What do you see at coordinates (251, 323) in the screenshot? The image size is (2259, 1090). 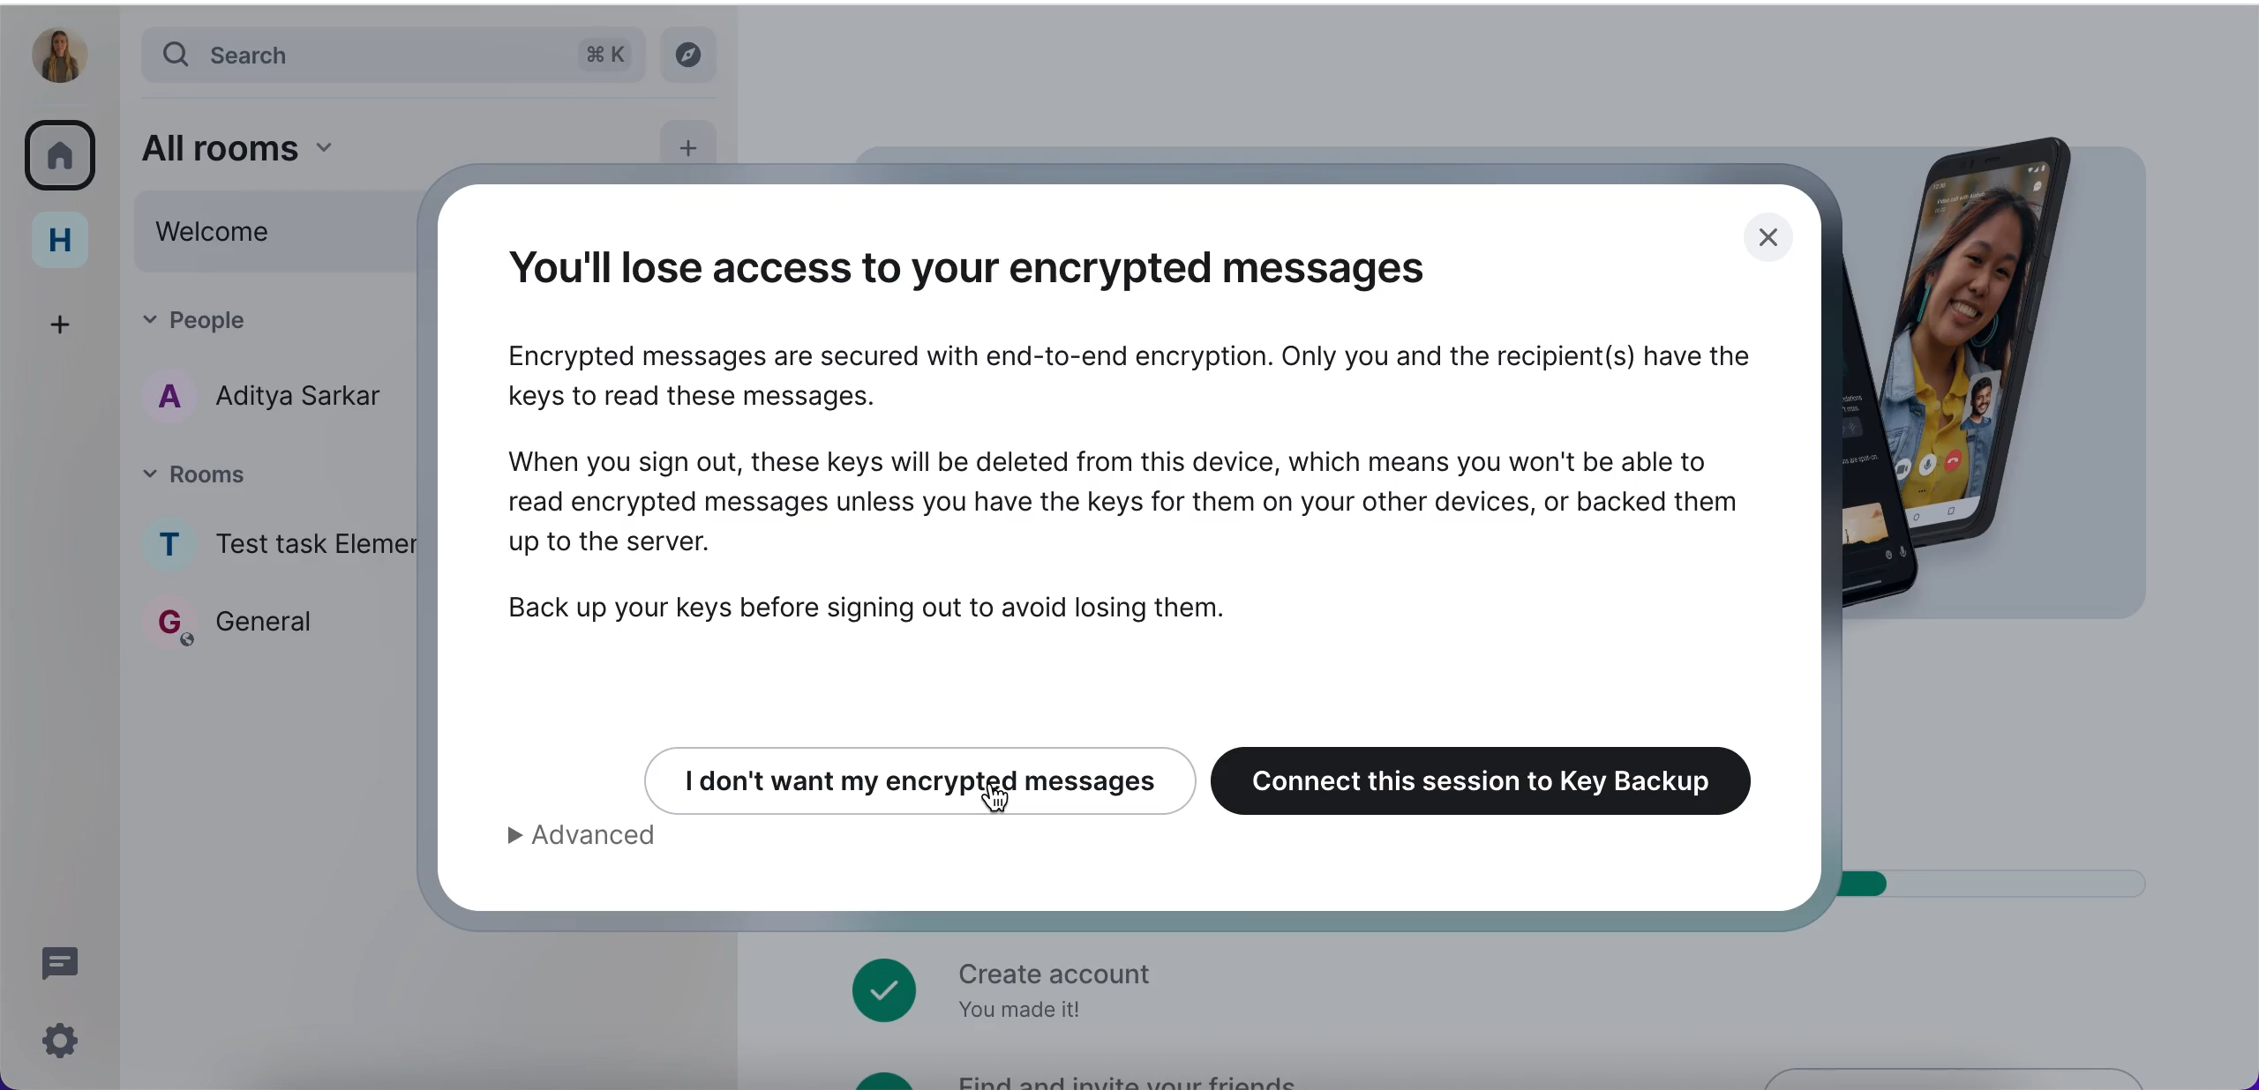 I see `people` at bounding box center [251, 323].